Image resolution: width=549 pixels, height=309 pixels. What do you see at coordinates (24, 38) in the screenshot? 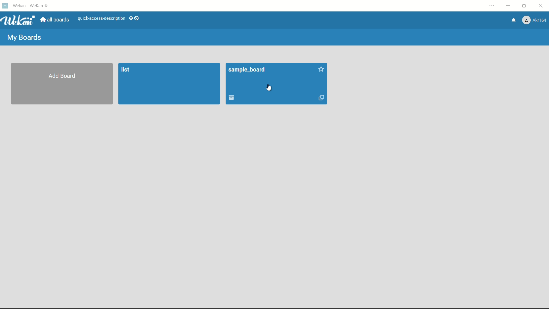
I see `my boards` at bounding box center [24, 38].